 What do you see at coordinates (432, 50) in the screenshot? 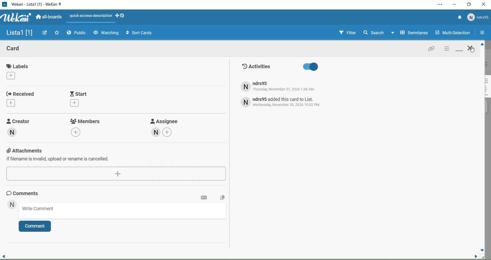
I see `attached` at bounding box center [432, 50].